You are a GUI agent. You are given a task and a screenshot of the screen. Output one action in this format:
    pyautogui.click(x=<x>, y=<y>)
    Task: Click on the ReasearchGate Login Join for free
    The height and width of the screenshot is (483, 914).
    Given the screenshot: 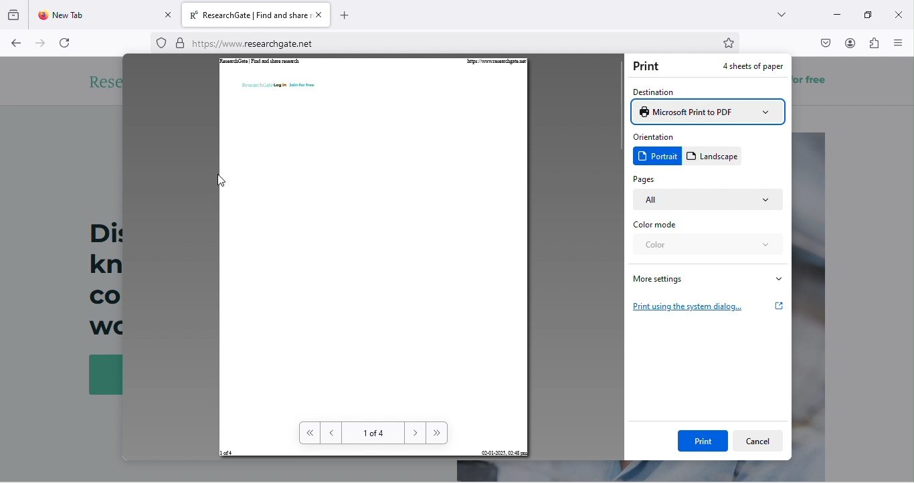 What is the action you would take?
    pyautogui.click(x=279, y=86)
    